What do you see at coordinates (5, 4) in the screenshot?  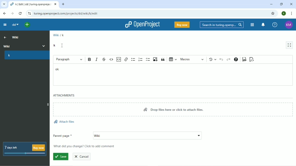 I see `Search tabs` at bounding box center [5, 4].